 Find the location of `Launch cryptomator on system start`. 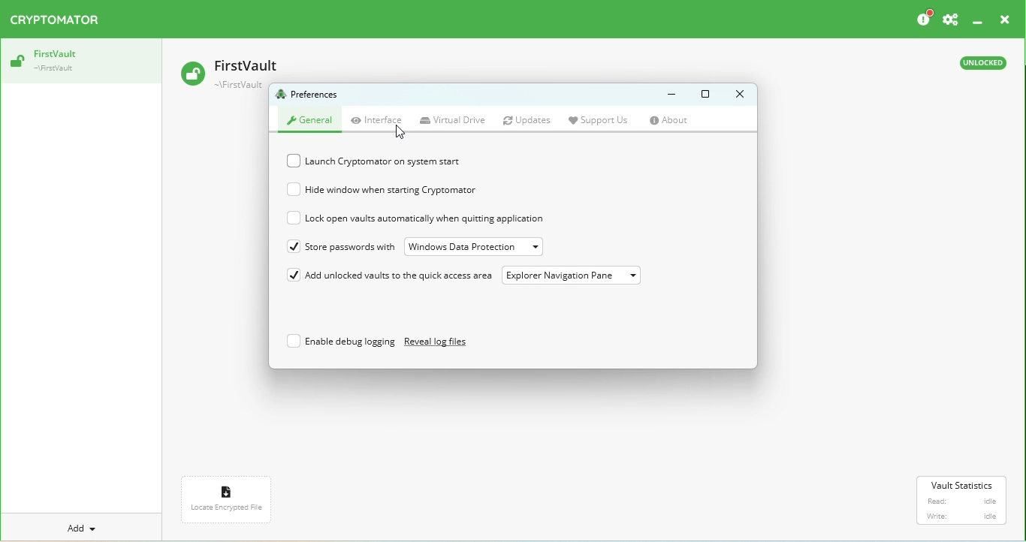

Launch cryptomator on system start is located at coordinates (380, 162).